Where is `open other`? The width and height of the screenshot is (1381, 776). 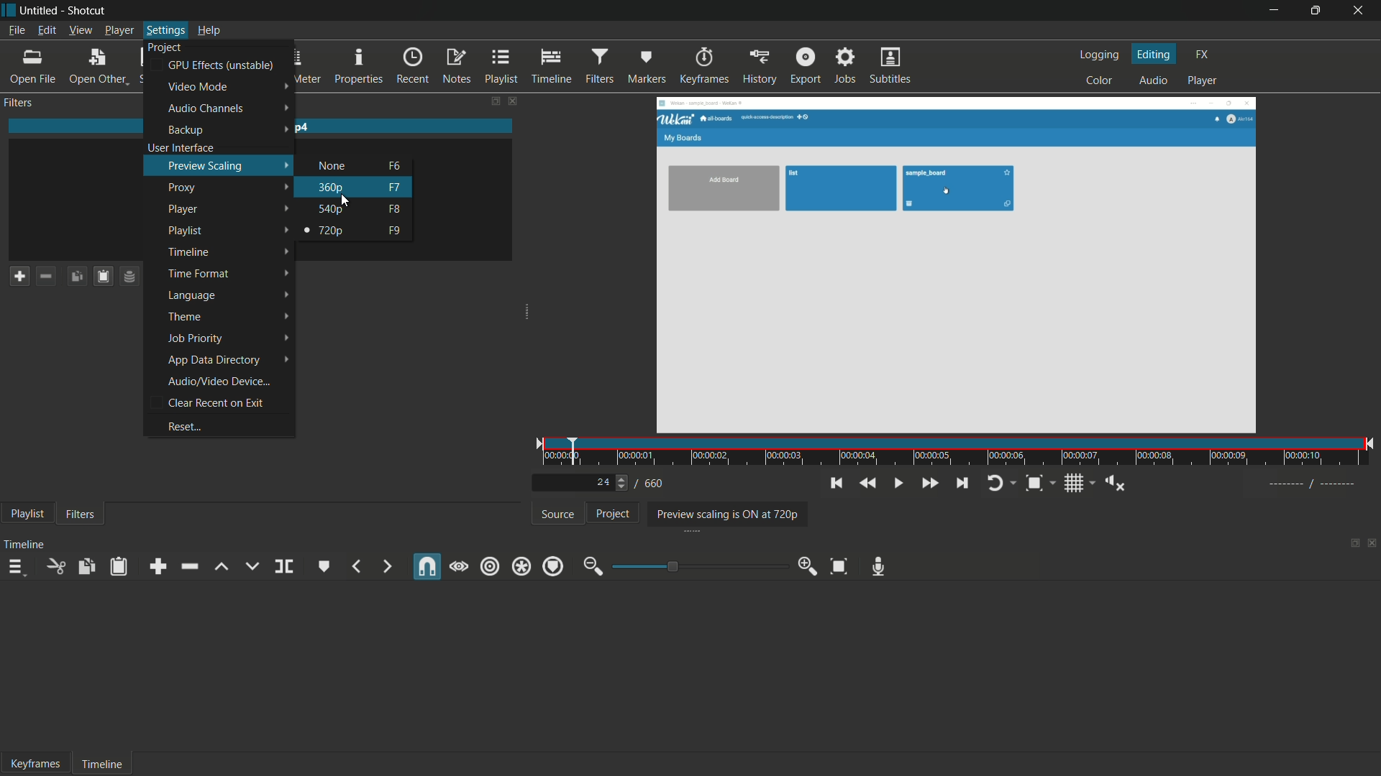
open other is located at coordinates (96, 65).